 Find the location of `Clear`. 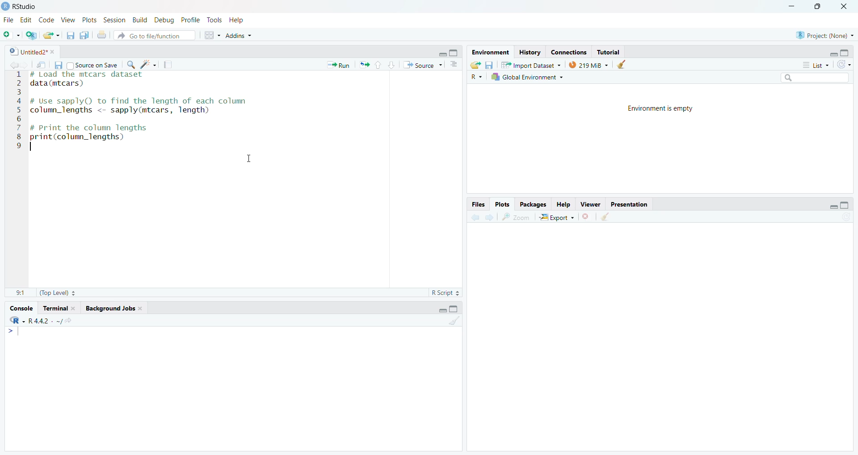

Clear is located at coordinates (624, 64).